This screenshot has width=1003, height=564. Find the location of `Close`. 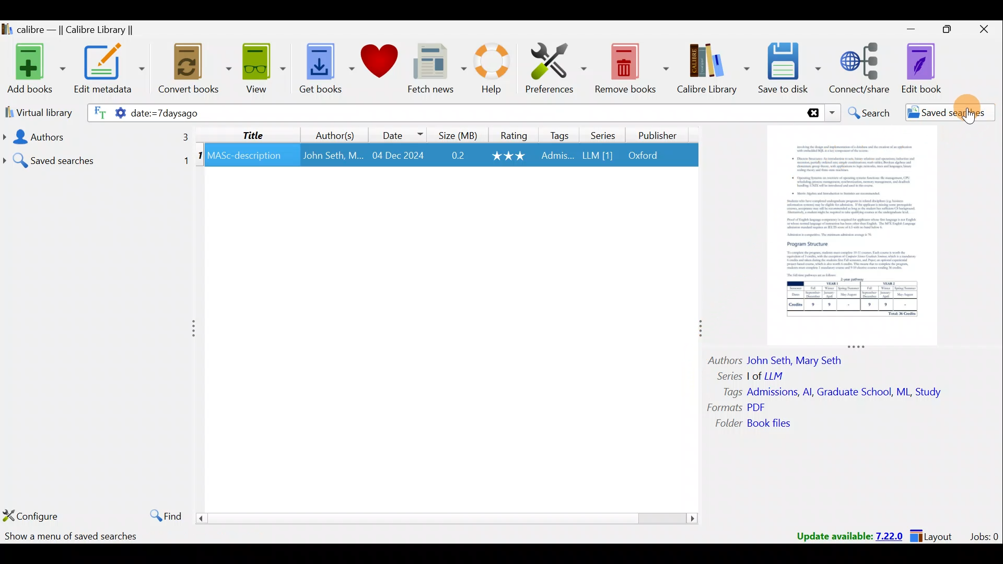

Close is located at coordinates (982, 31).